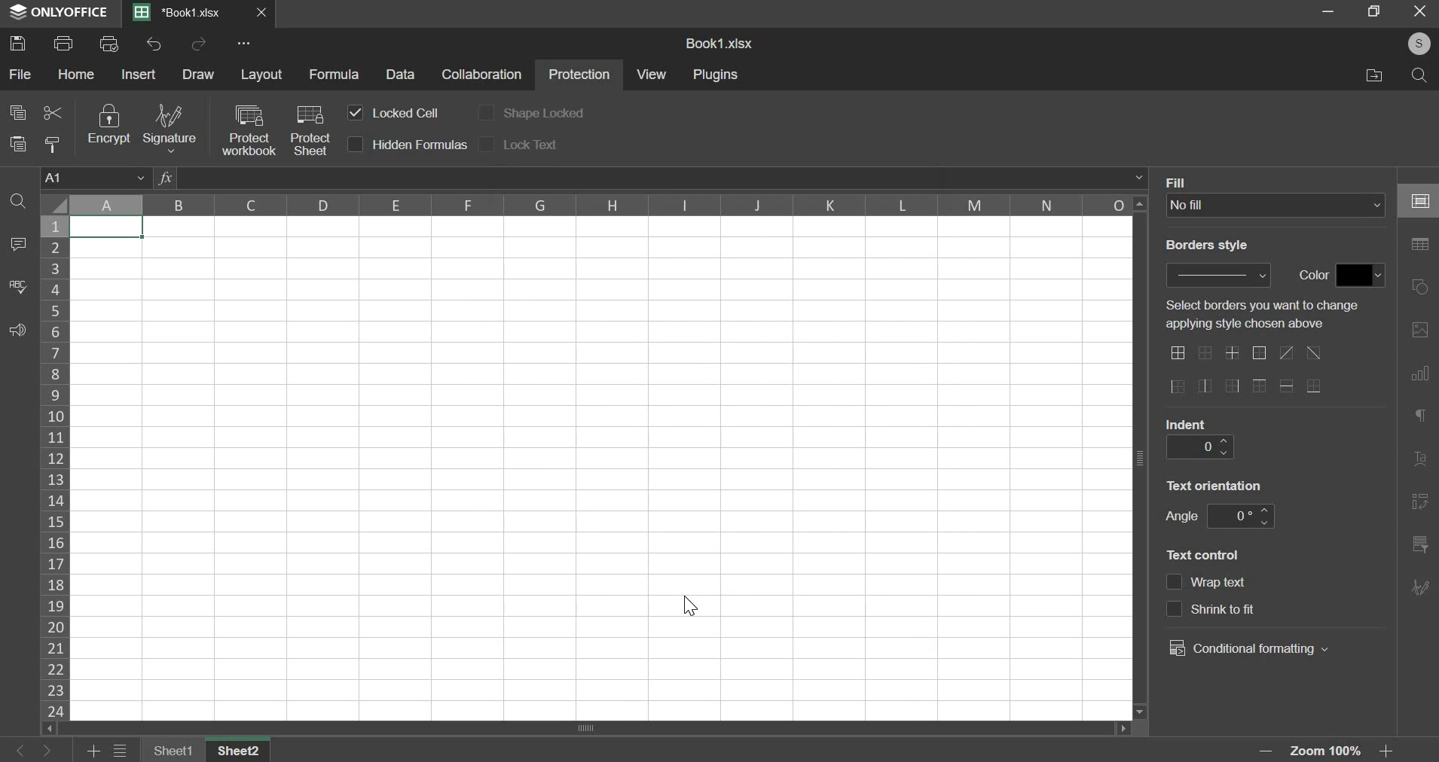 This screenshot has width=1439, height=762. What do you see at coordinates (77, 74) in the screenshot?
I see `home` at bounding box center [77, 74].